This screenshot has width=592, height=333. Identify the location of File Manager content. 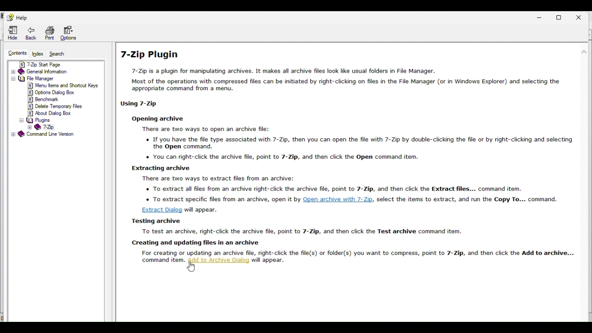
(42, 78).